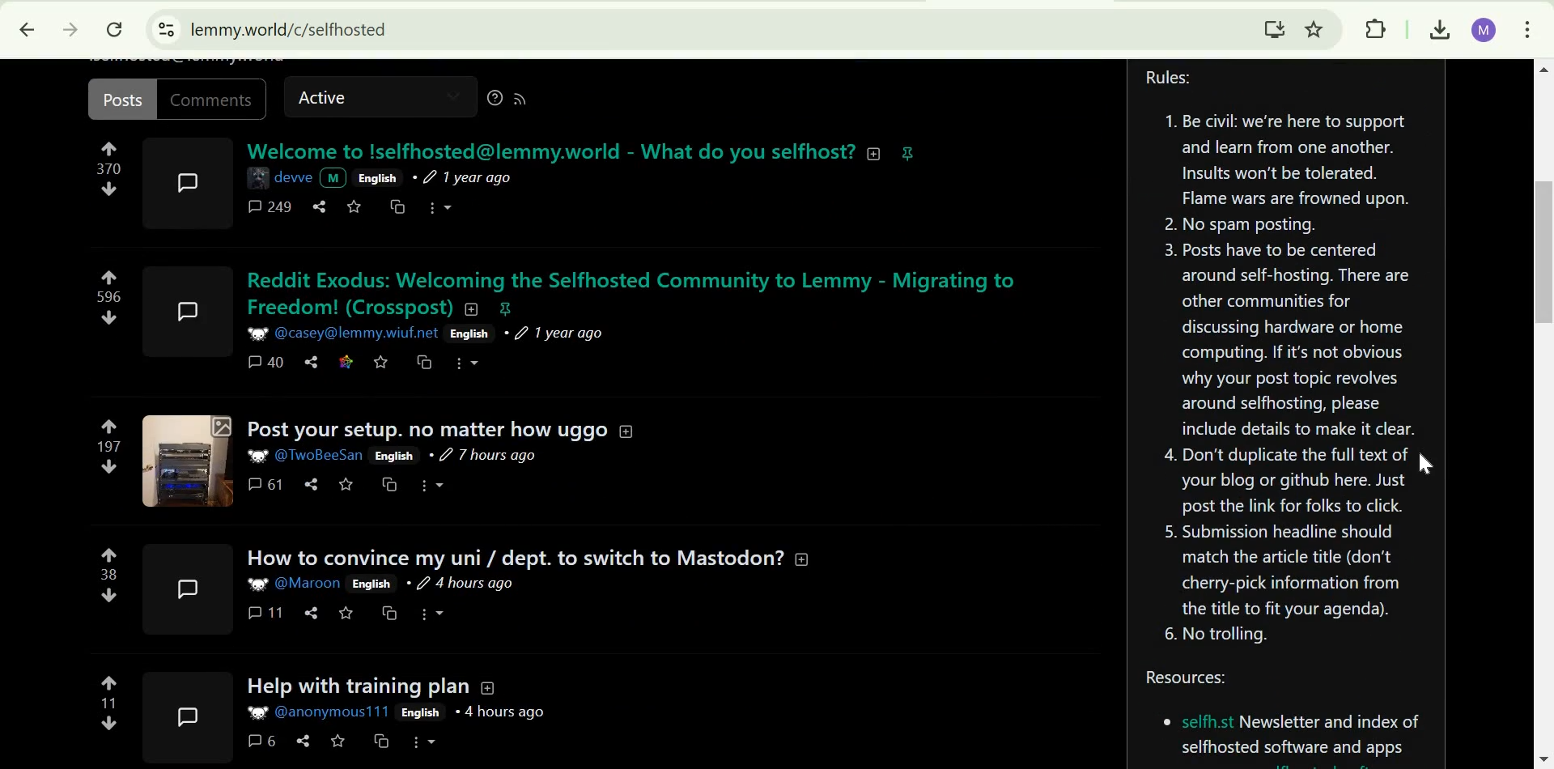 Image resolution: width=1554 pixels, height=769 pixels. I want to click on 6 comments, so click(260, 740).